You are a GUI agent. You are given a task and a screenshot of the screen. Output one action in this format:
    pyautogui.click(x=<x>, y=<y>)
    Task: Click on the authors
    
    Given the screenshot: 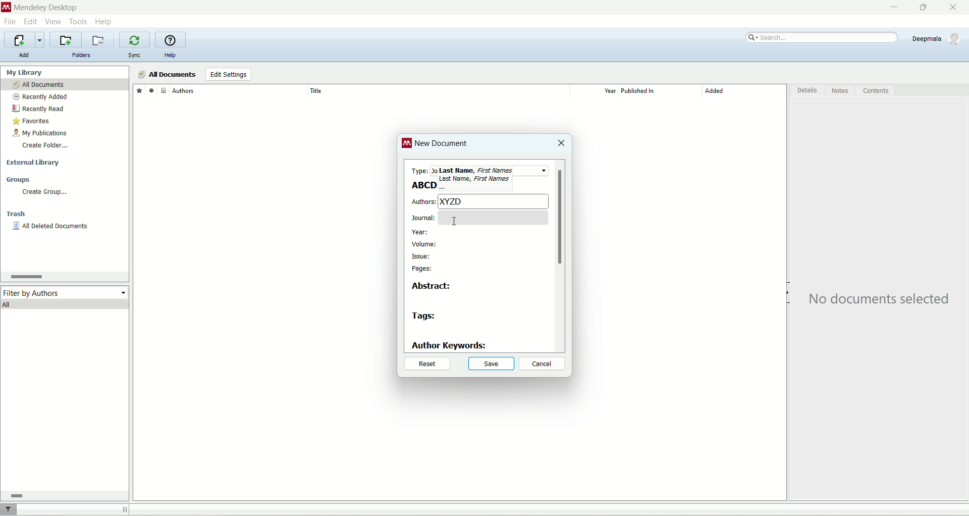 What is the action you would take?
    pyautogui.click(x=423, y=202)
    